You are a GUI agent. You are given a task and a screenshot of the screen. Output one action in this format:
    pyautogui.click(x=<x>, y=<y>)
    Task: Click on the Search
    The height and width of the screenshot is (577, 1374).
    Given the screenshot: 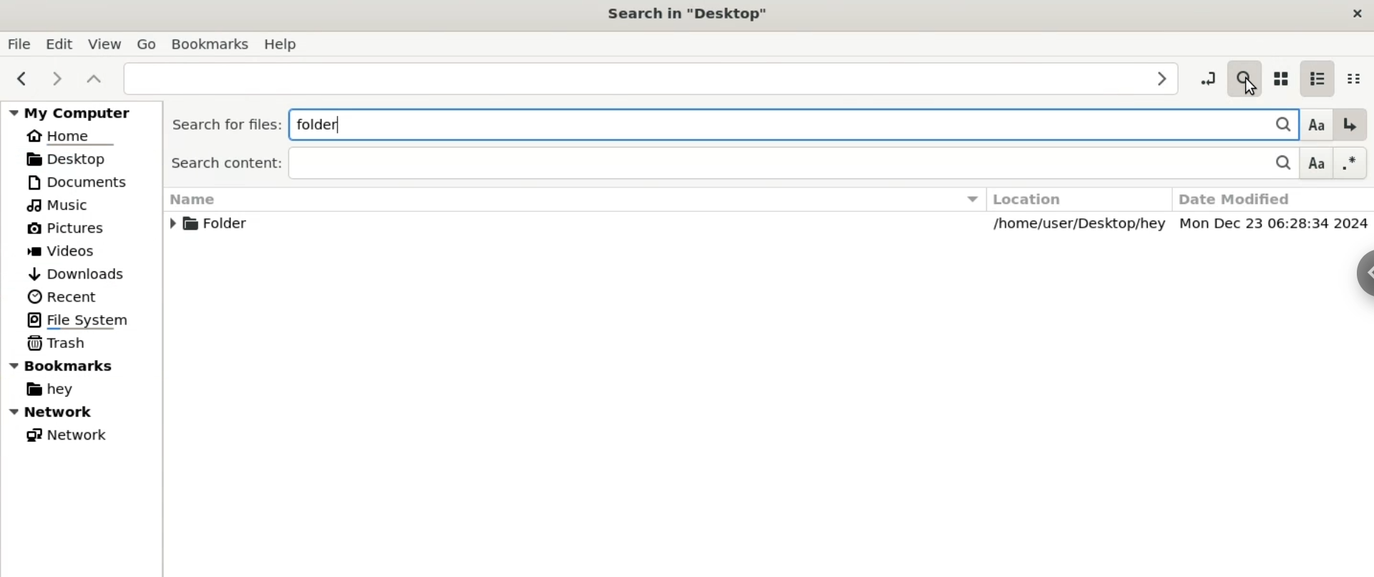 What is the action you would take?
    pyautogui.click(x=1275, y=123)
    